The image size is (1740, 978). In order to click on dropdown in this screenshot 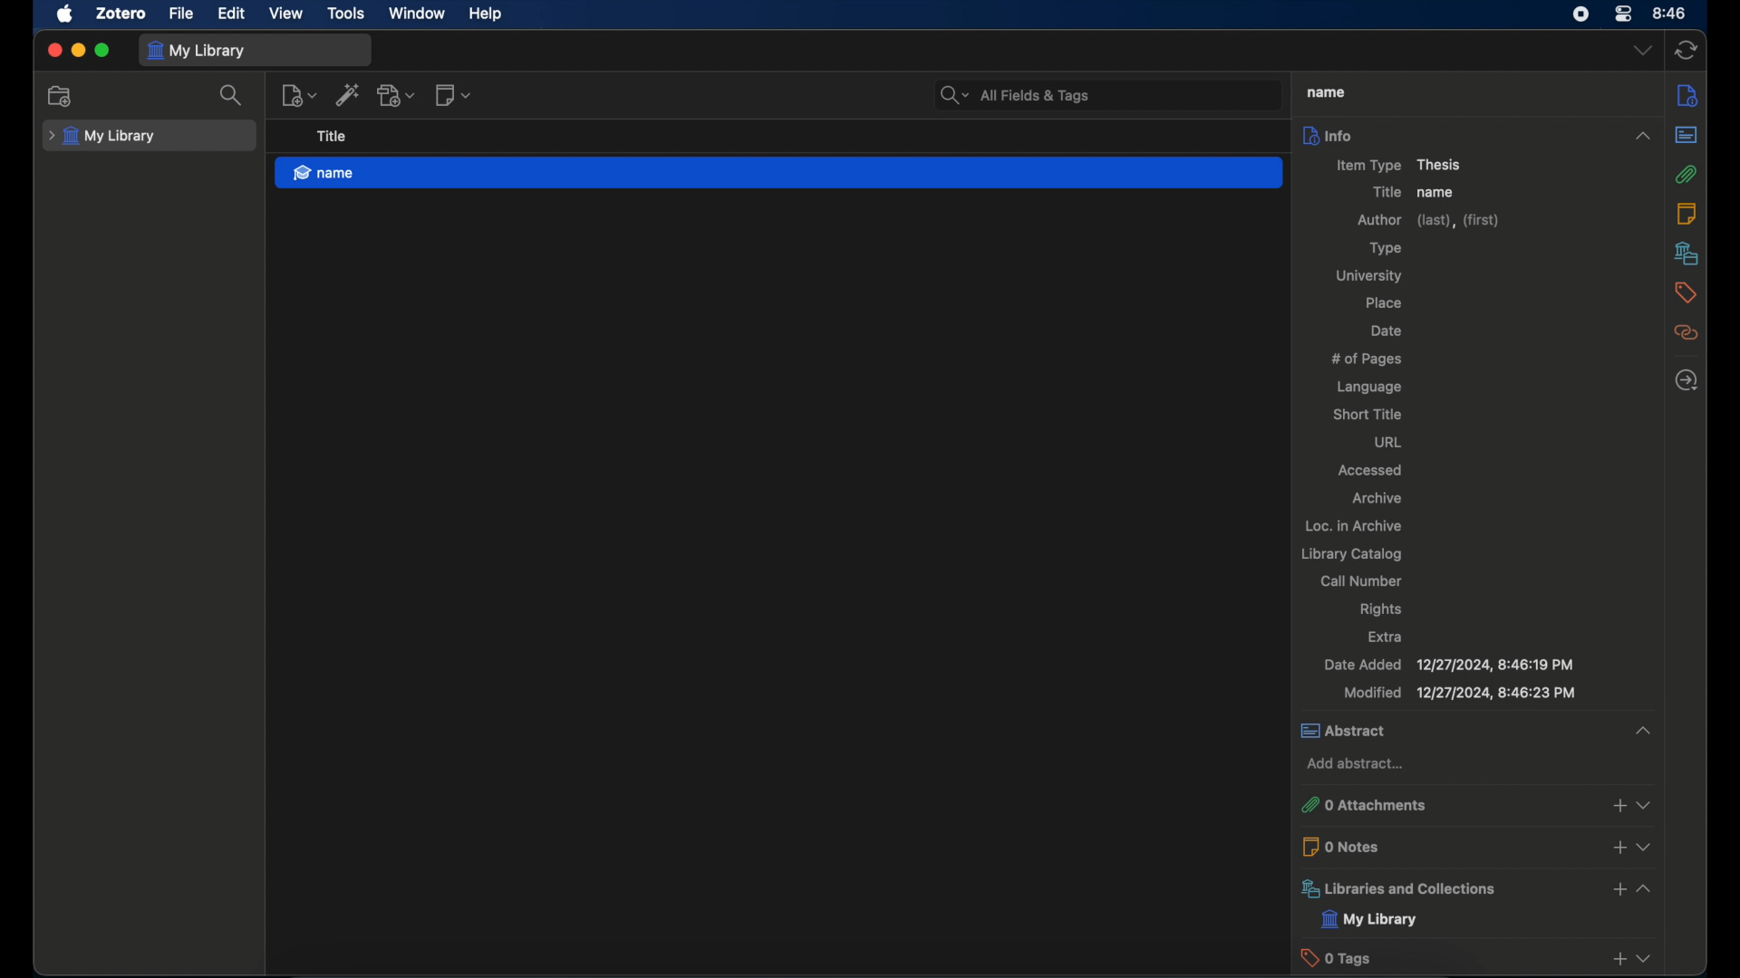, I will do `click(1643, 52)`.